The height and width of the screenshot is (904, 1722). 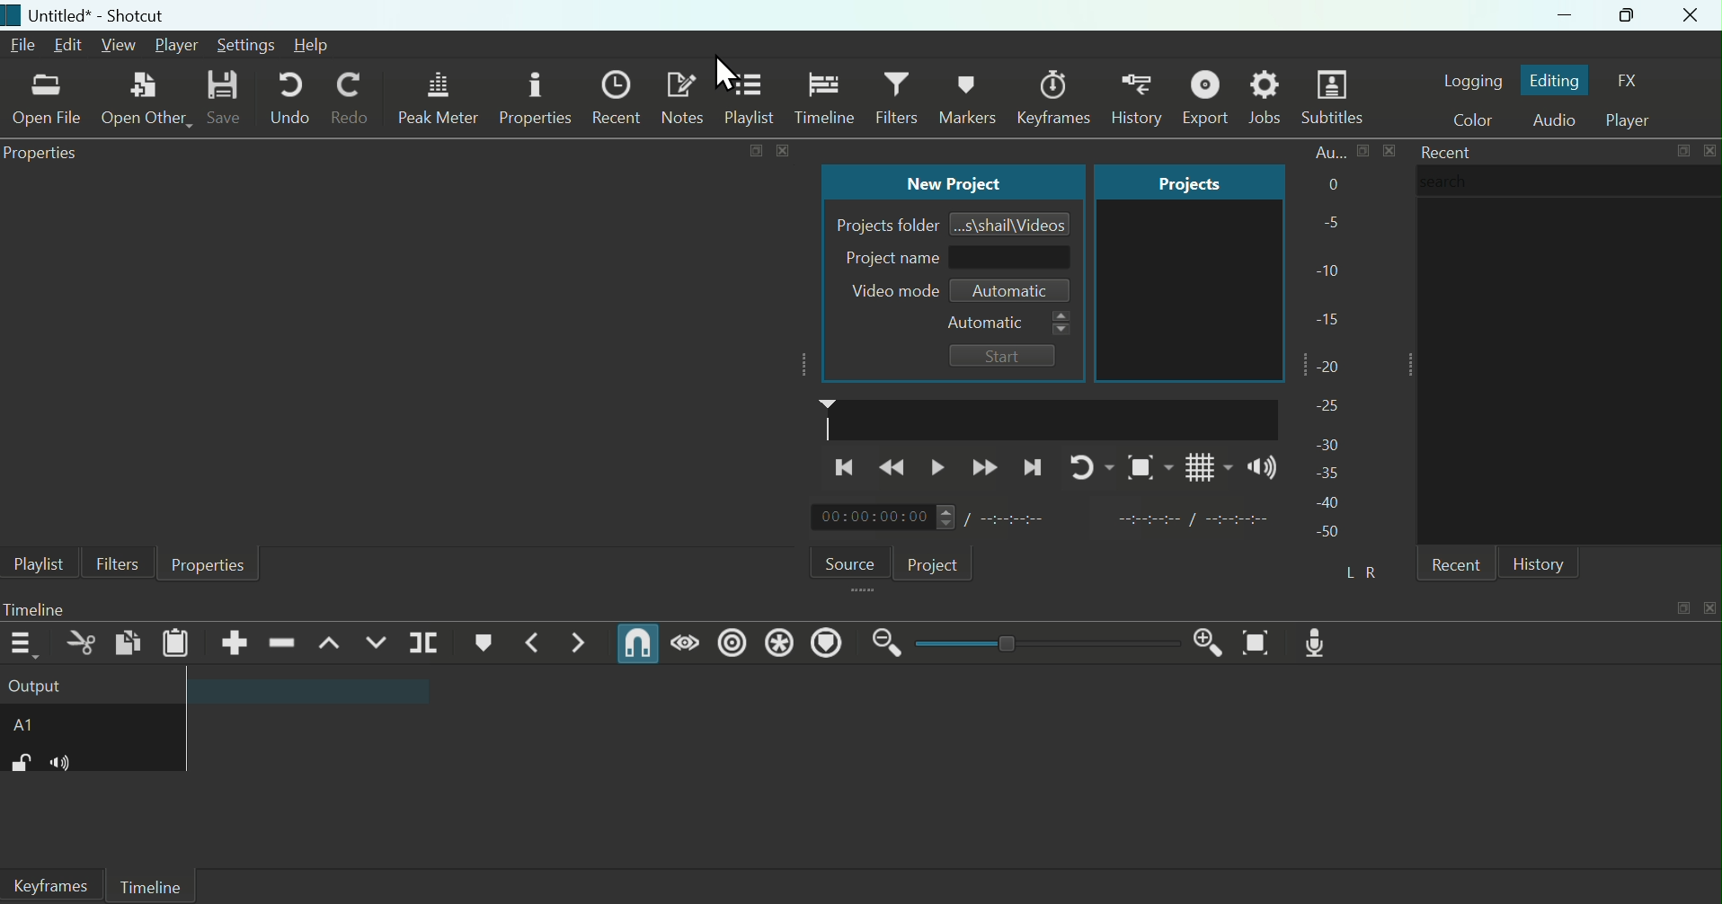 What do you see at coordinates (1336, 98) in the screenshot?
I see `Subtitles` at bounding box center [1336, 98].